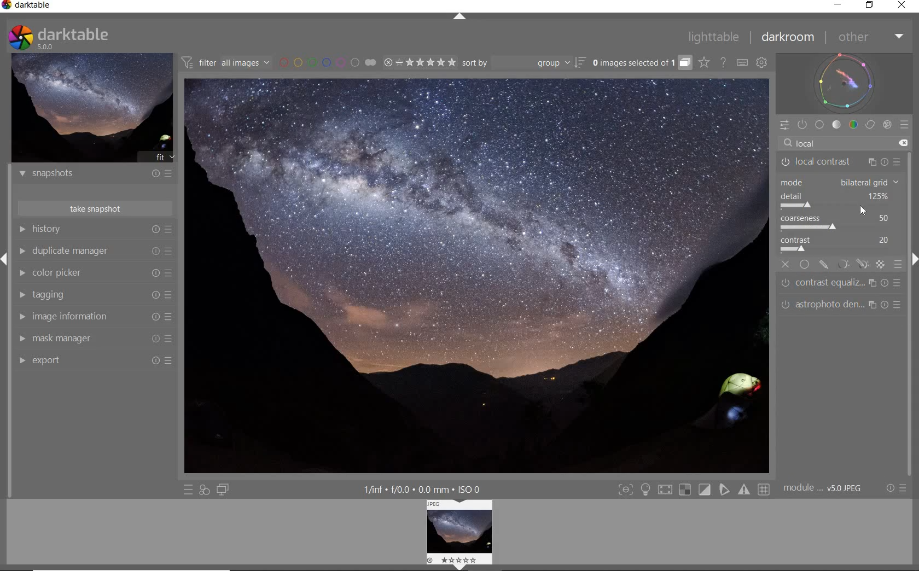 This screenshot has width=919, height=571. Describe the element at coordinates (92, 108) in the screenshot. I see `IMAGE PREVIEW` at that location.